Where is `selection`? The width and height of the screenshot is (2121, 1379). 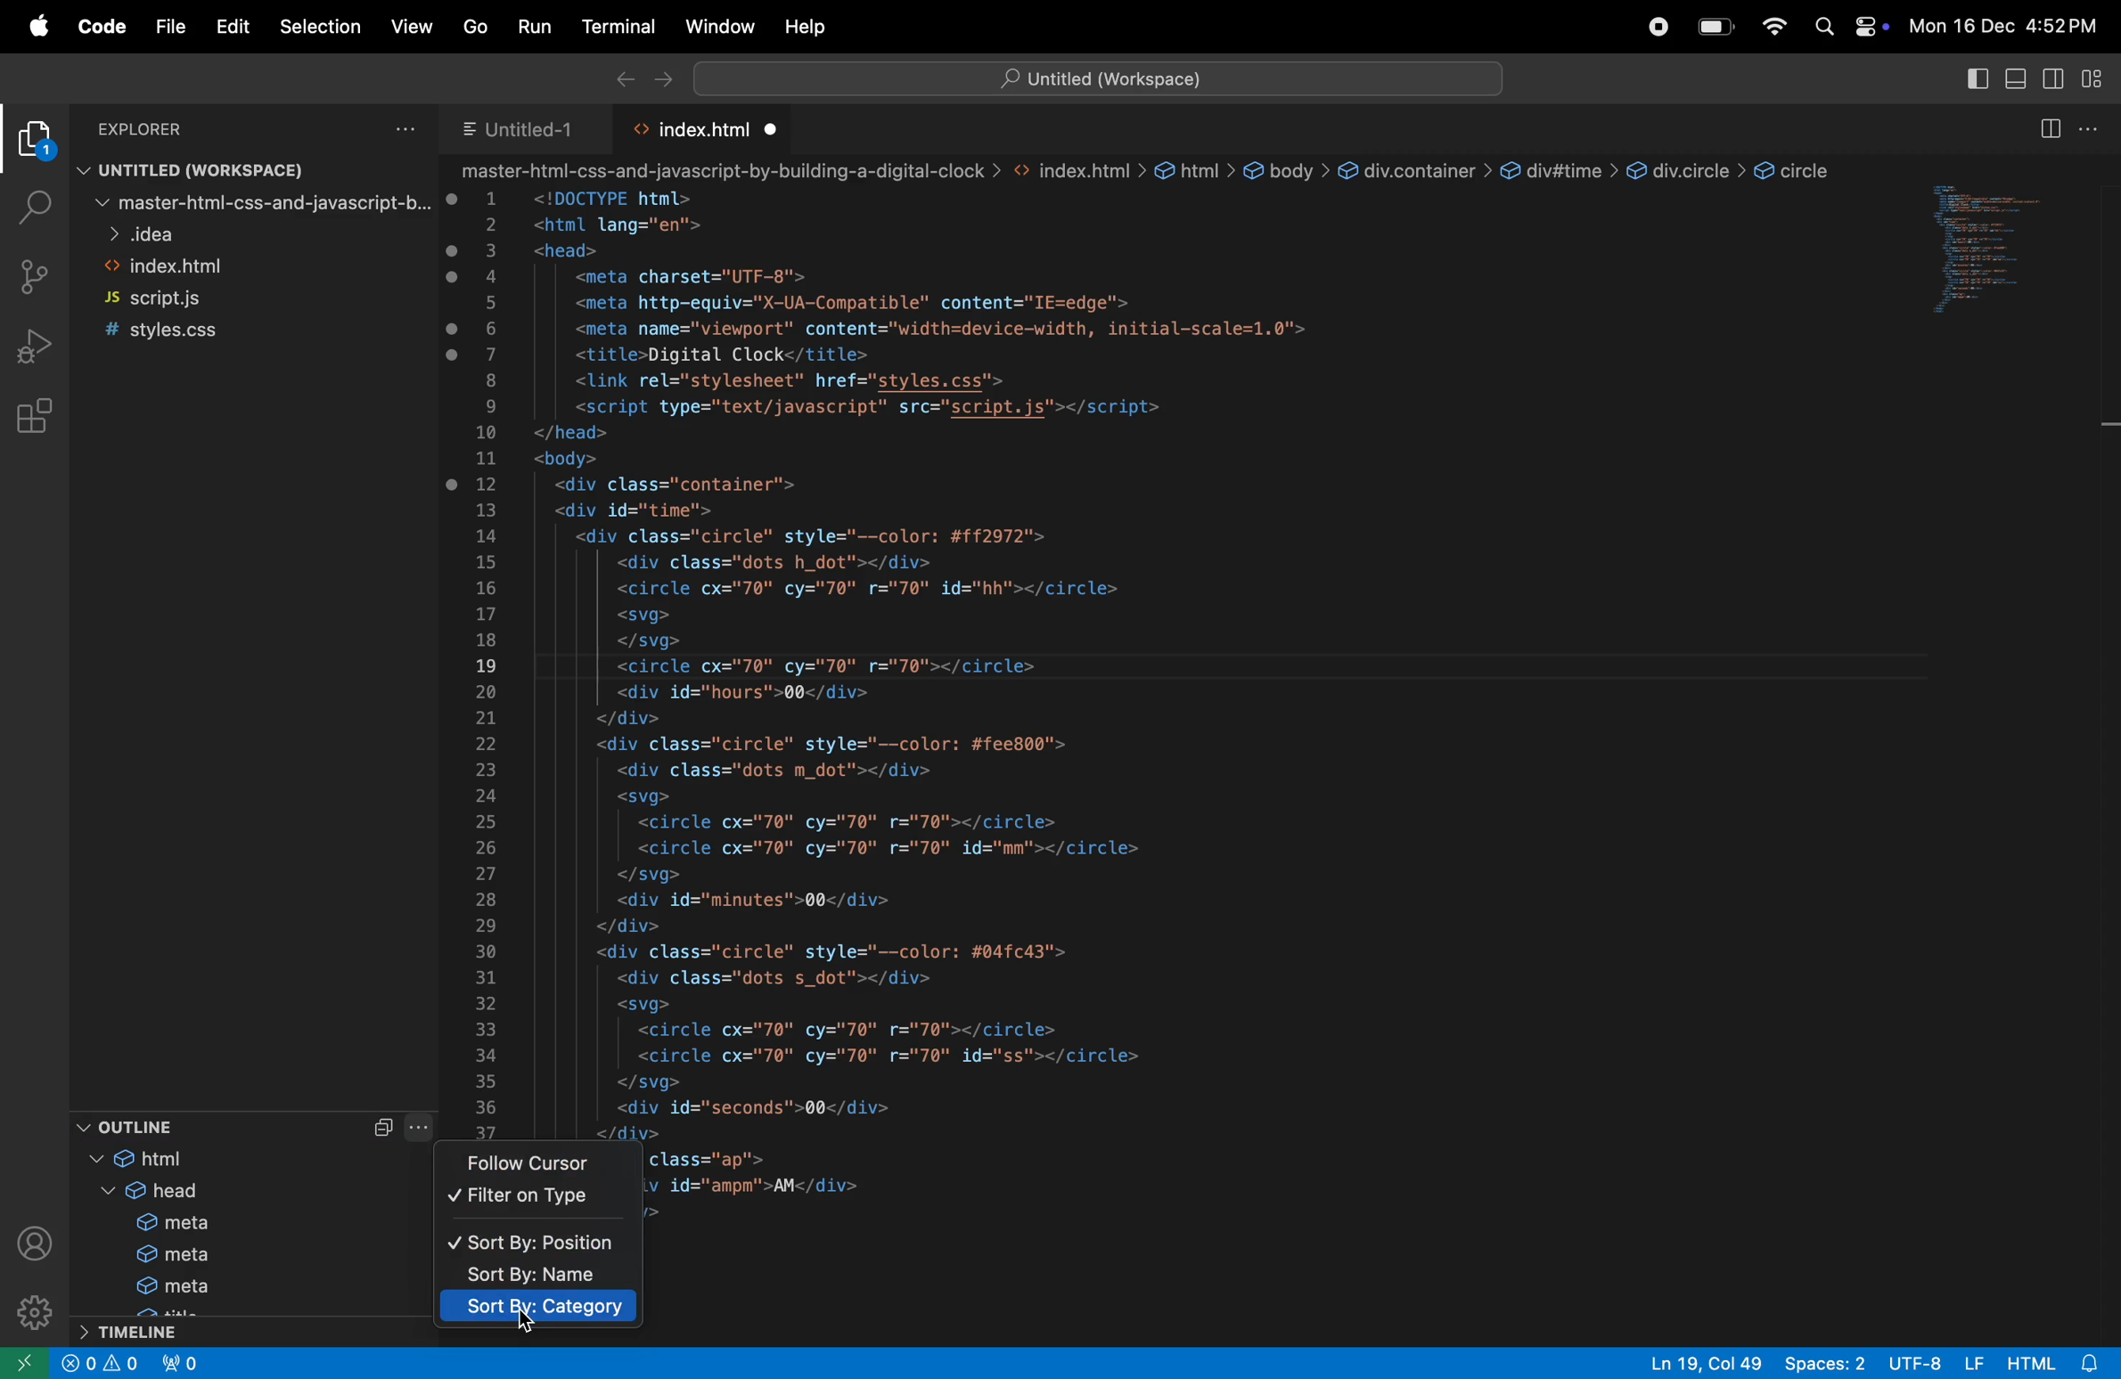 selection is located at coordinates (320, 25).